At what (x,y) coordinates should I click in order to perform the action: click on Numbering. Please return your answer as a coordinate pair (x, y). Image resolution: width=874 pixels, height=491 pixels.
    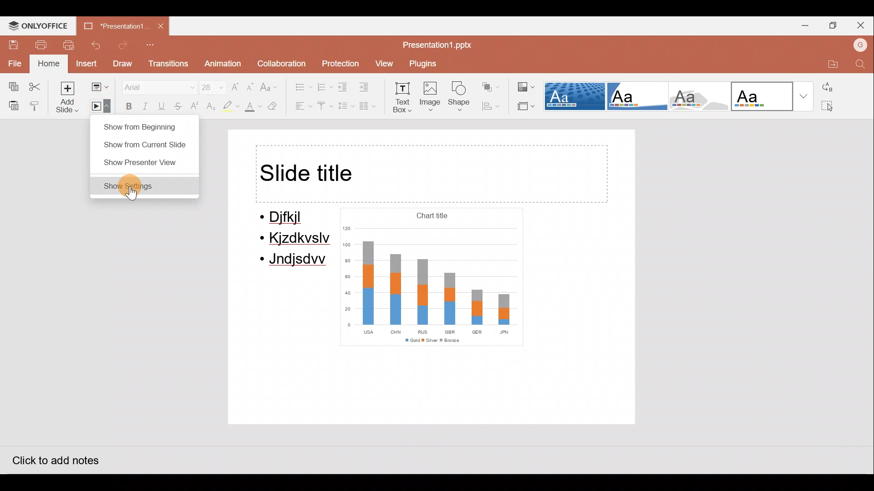
    Looking at the image, I should click on (323, 85).